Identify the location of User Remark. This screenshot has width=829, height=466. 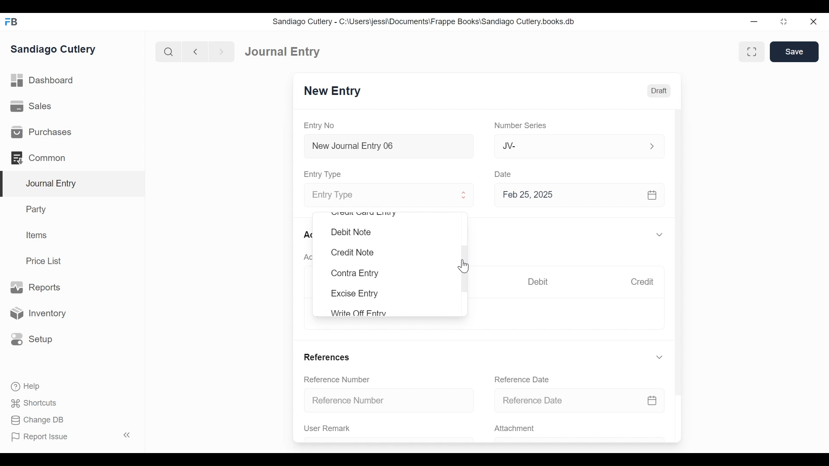
(327, 428).